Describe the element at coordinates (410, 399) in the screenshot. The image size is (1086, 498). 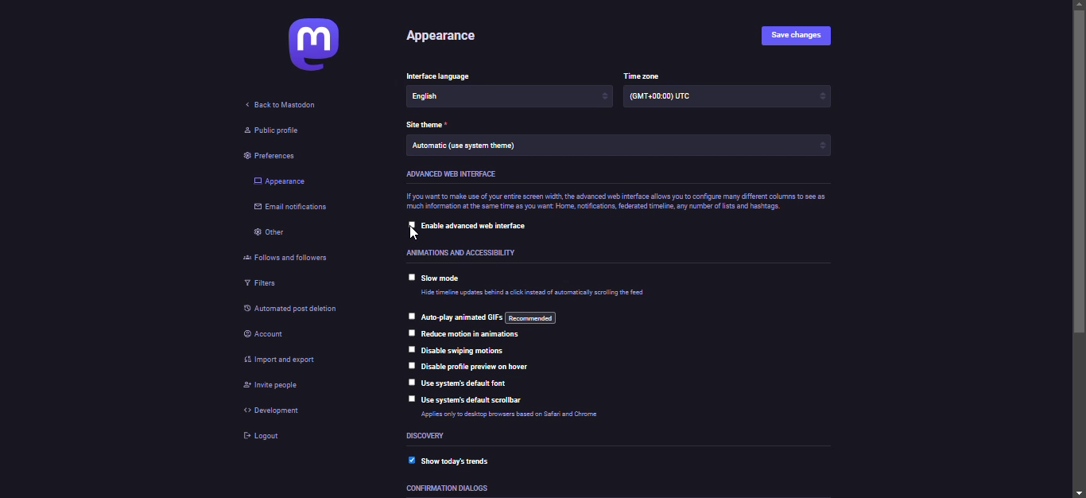
I see `click to select` at that location.